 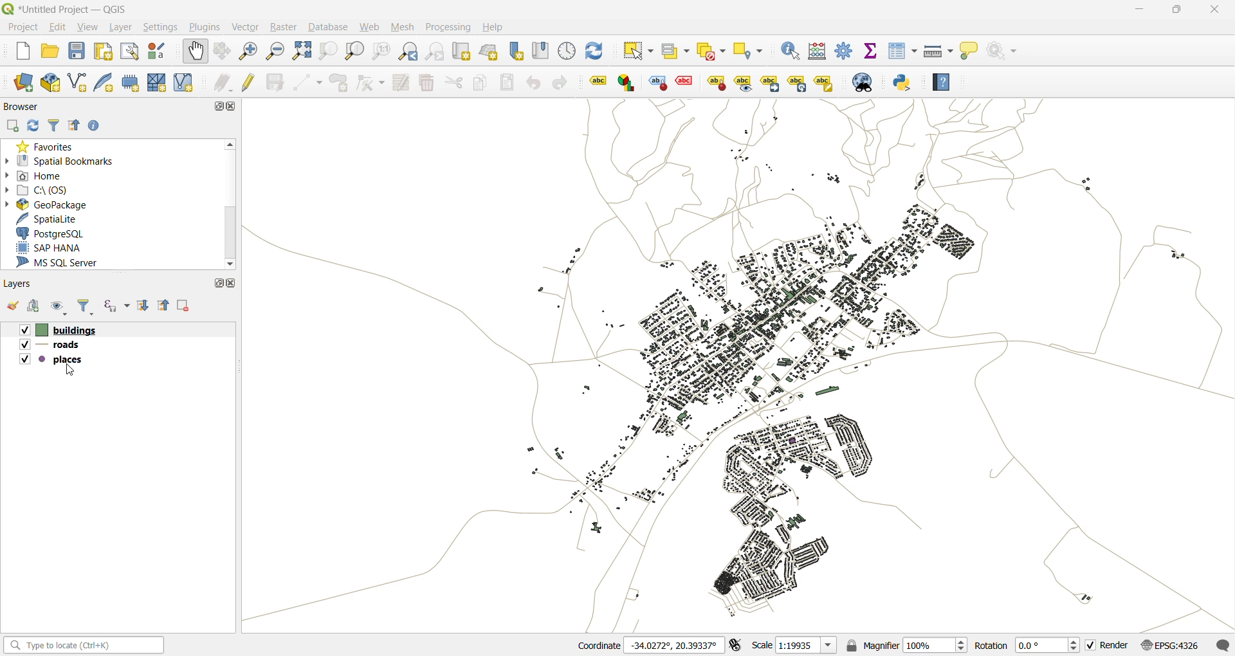 I want to click on database, so click(x=326, y=28).